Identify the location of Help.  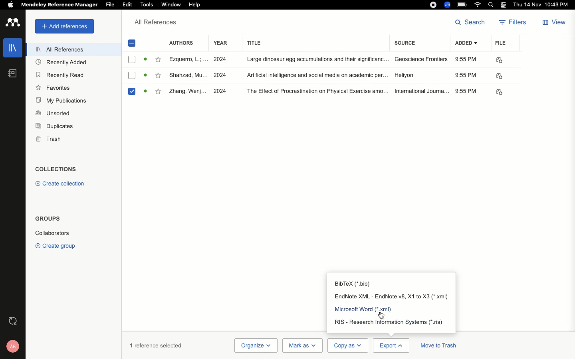
(198, 4).